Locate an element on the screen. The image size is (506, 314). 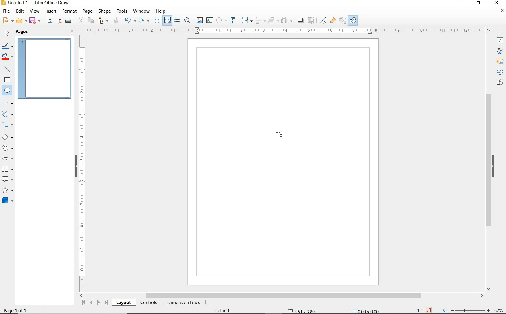
CURSOR is located at coordinates (13, 95).